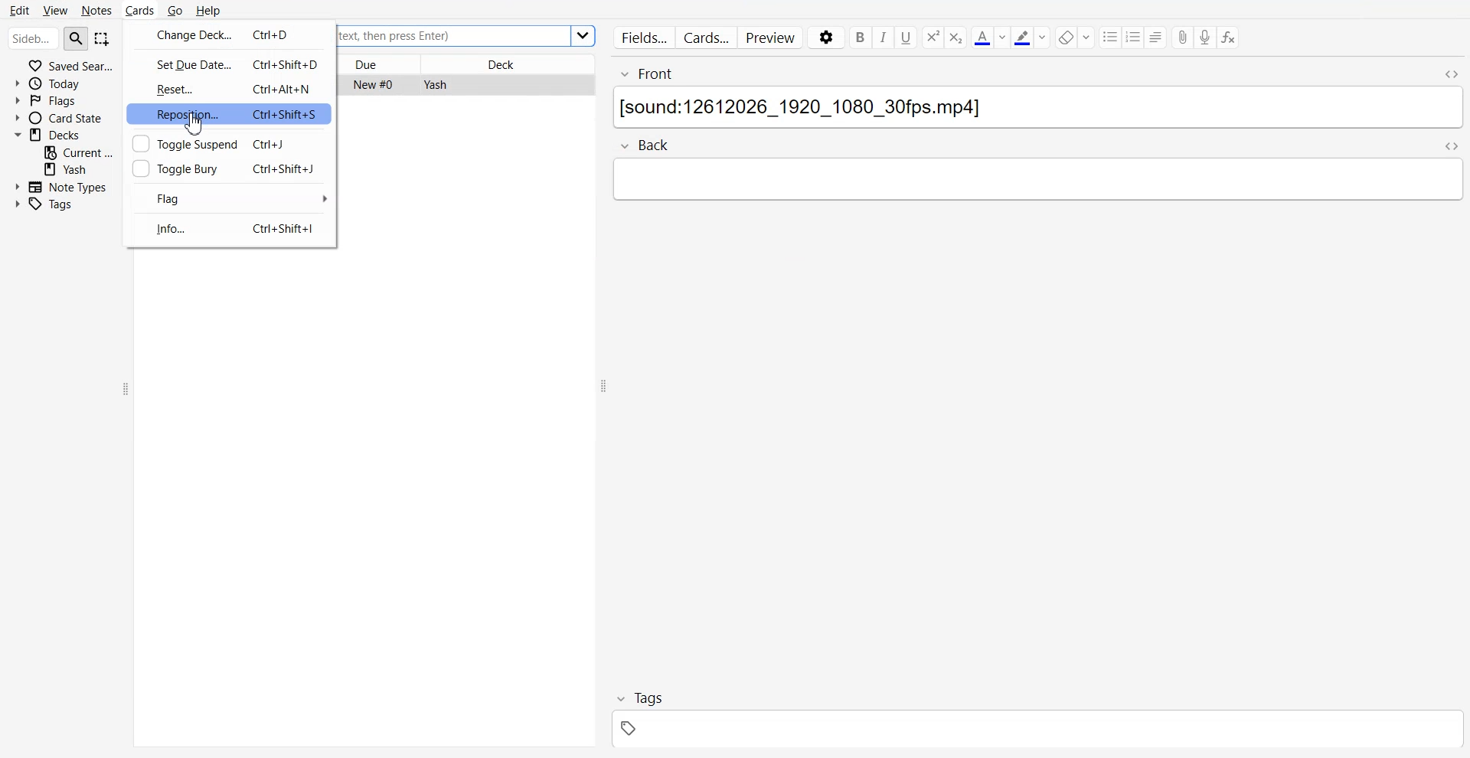 Image resolution: width=1470 pixels, height=758 pixels. Describe the element at coordinates (20, 8) in the screenshot. I see `Edit` at that location.